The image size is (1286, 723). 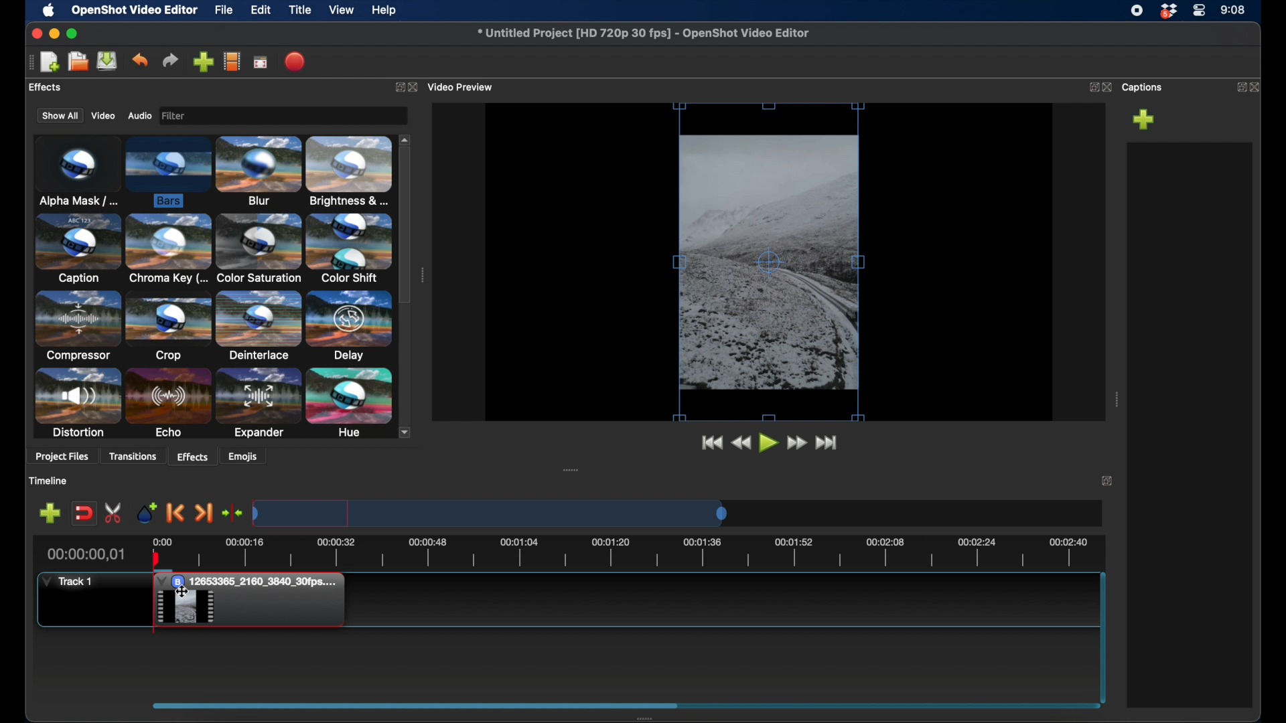 What do you see at coordinates (168, 250) in the screenshot?
I see `chroma key` at bounding box center [168, 250].